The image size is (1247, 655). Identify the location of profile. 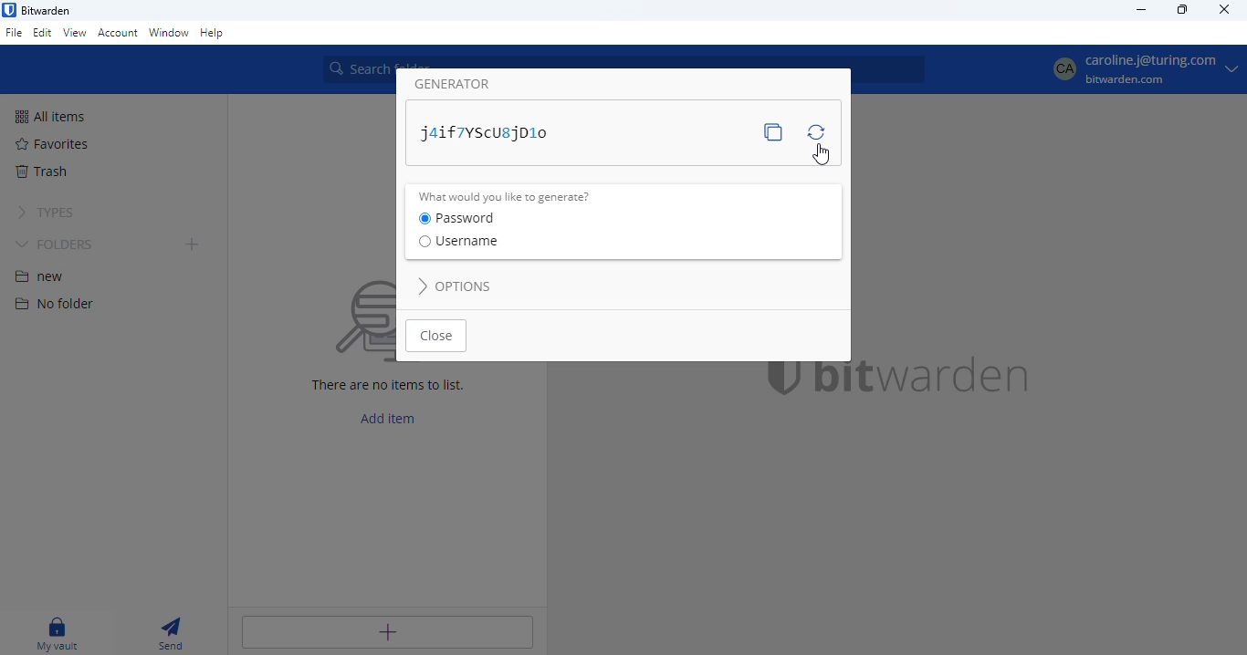
(1144, 68).